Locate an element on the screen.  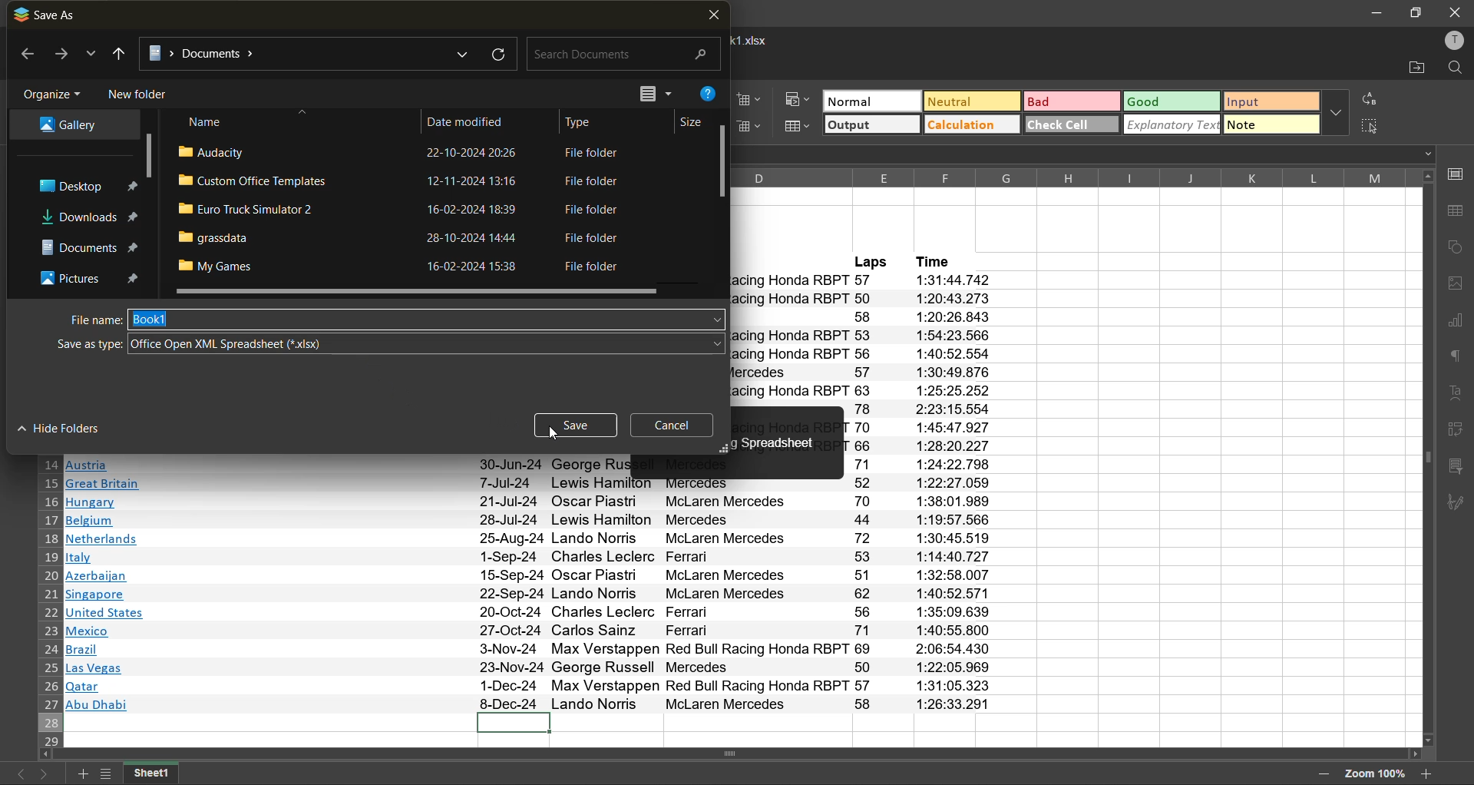
12-11-2024 13:16 is located at coordinates (467, 181).